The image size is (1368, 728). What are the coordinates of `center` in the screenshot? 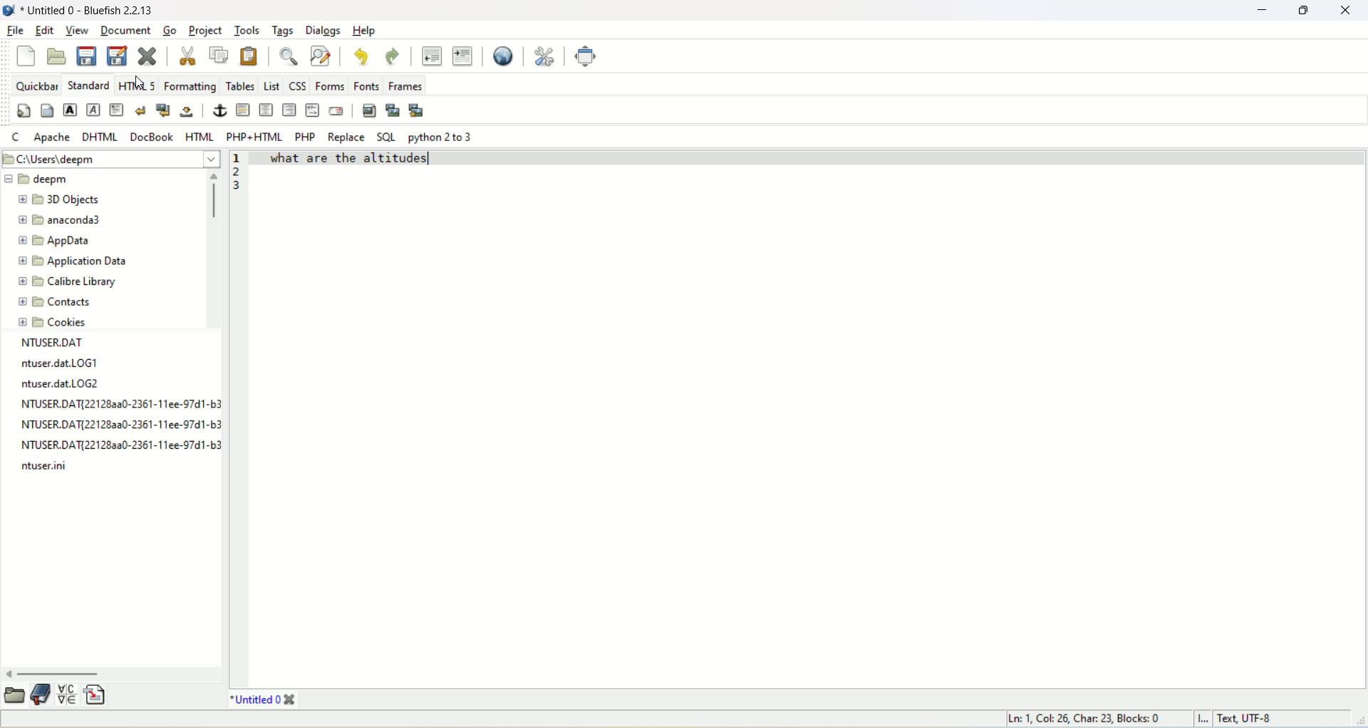 It's located at (265, 110).